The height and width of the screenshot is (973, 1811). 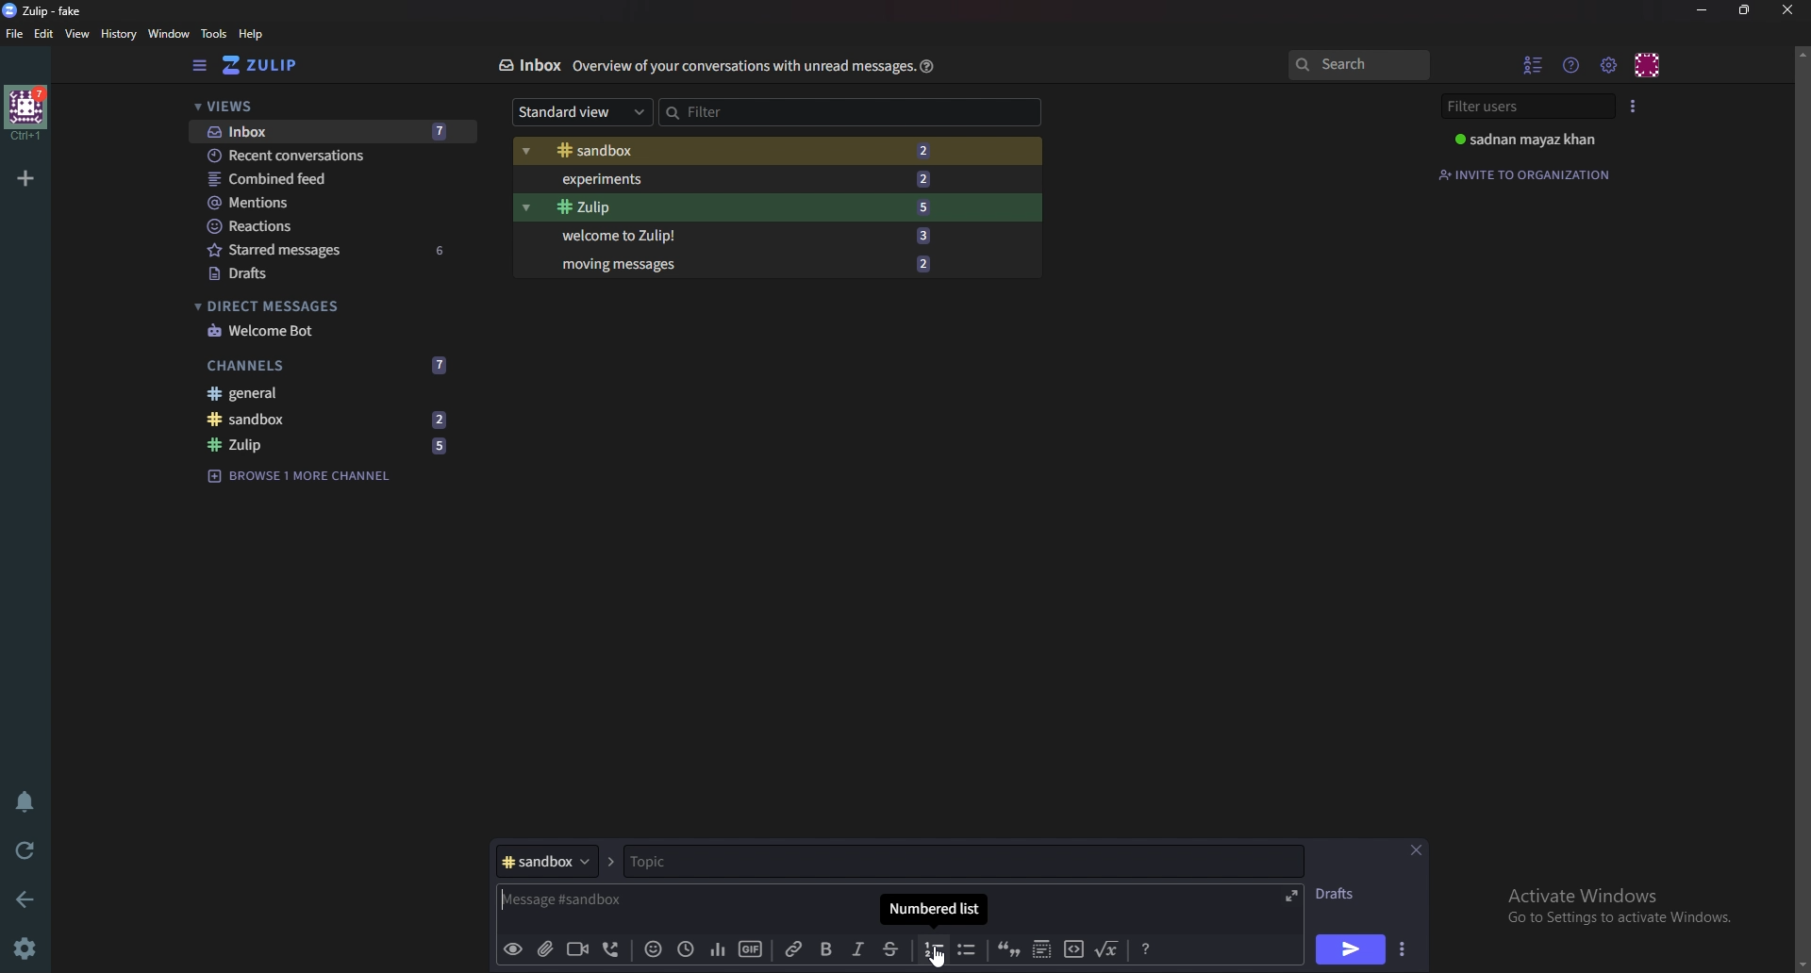 What do you see at coordinates (939, 957) in the screenshot?
I see `Cursor` at bounding box center [939, 957].